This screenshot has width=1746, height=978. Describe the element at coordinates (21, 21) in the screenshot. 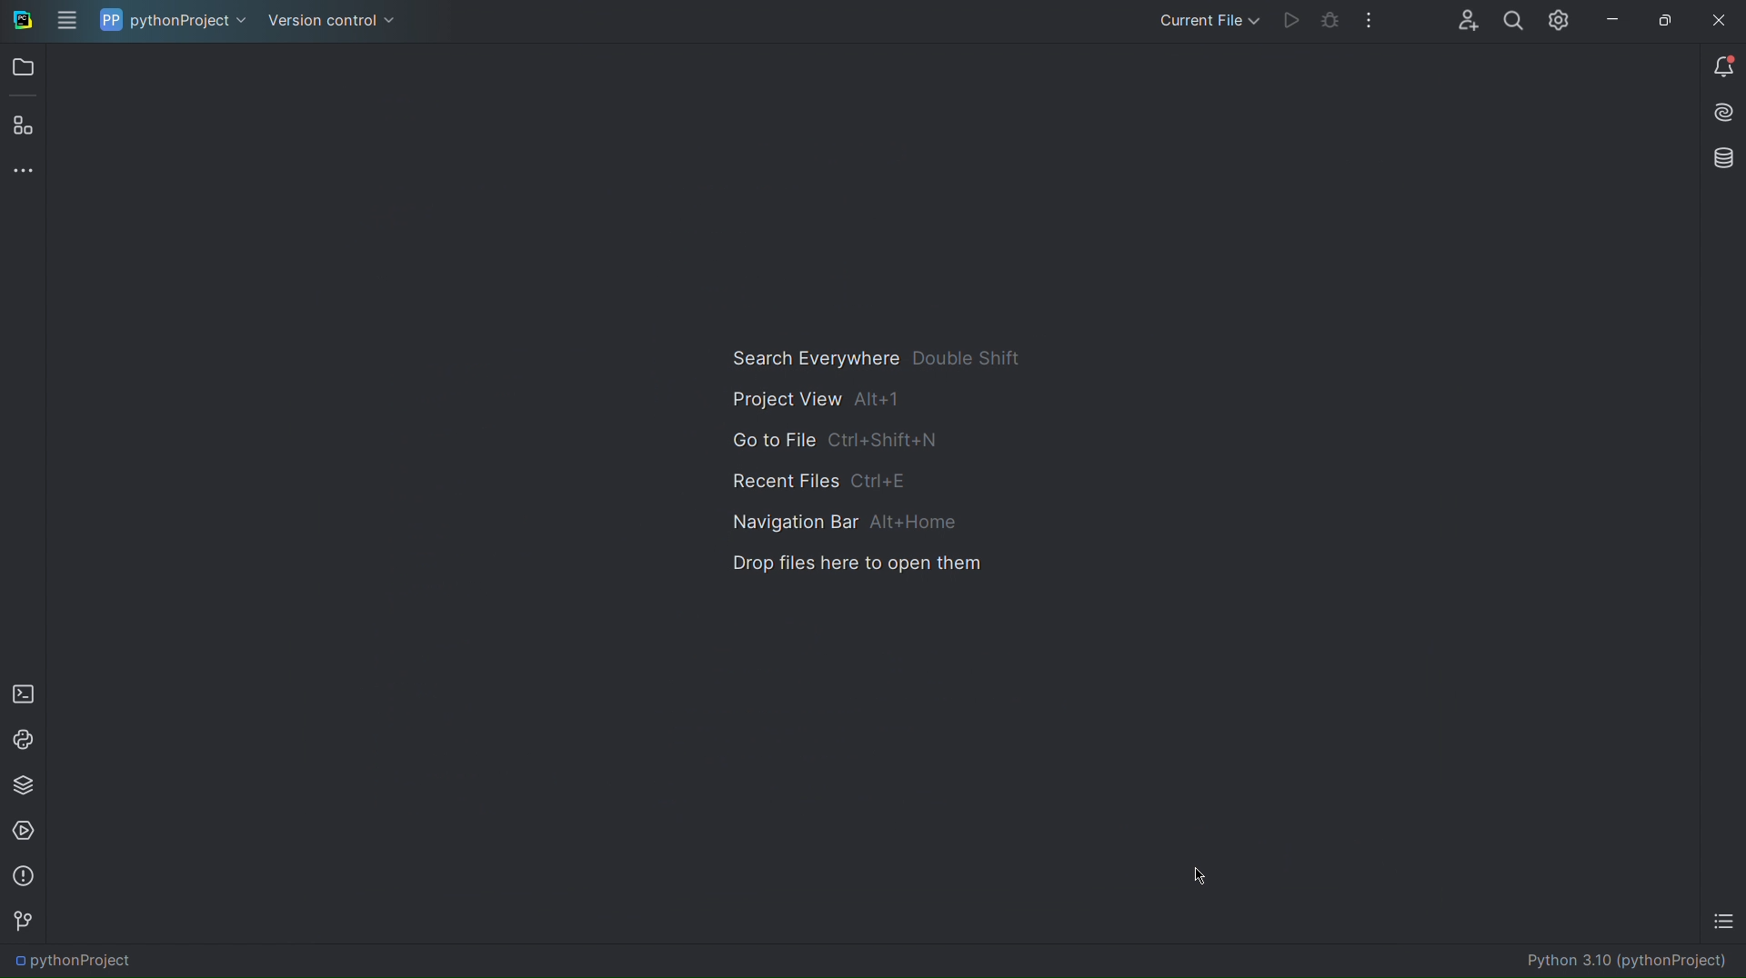

I see `` at that location.